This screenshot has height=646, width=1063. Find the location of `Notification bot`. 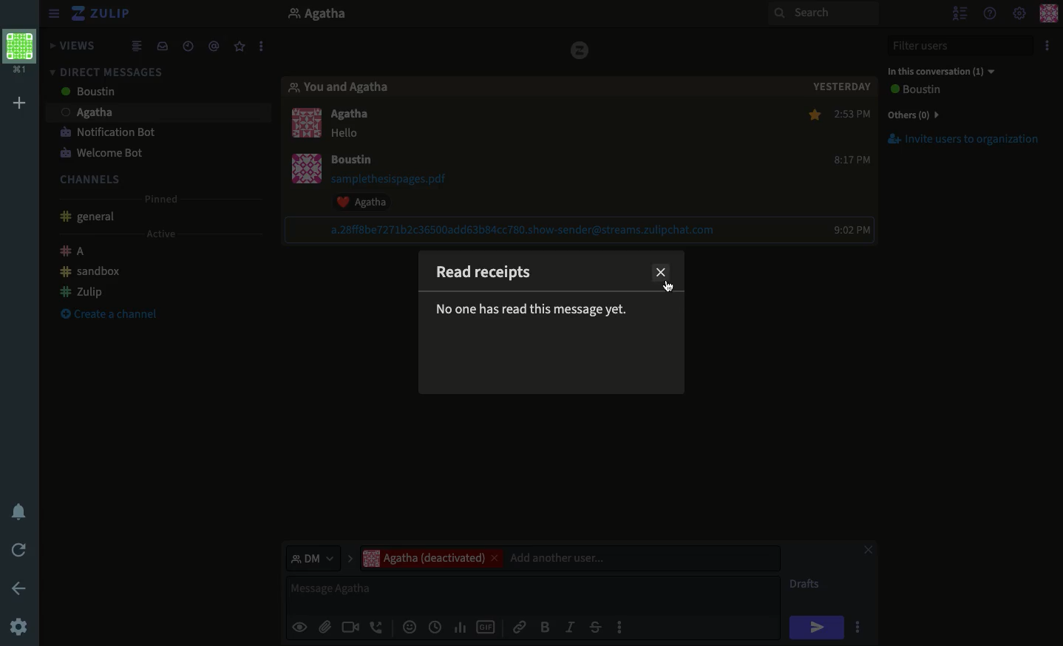

Notification bot is located at coordinates (108, 134).